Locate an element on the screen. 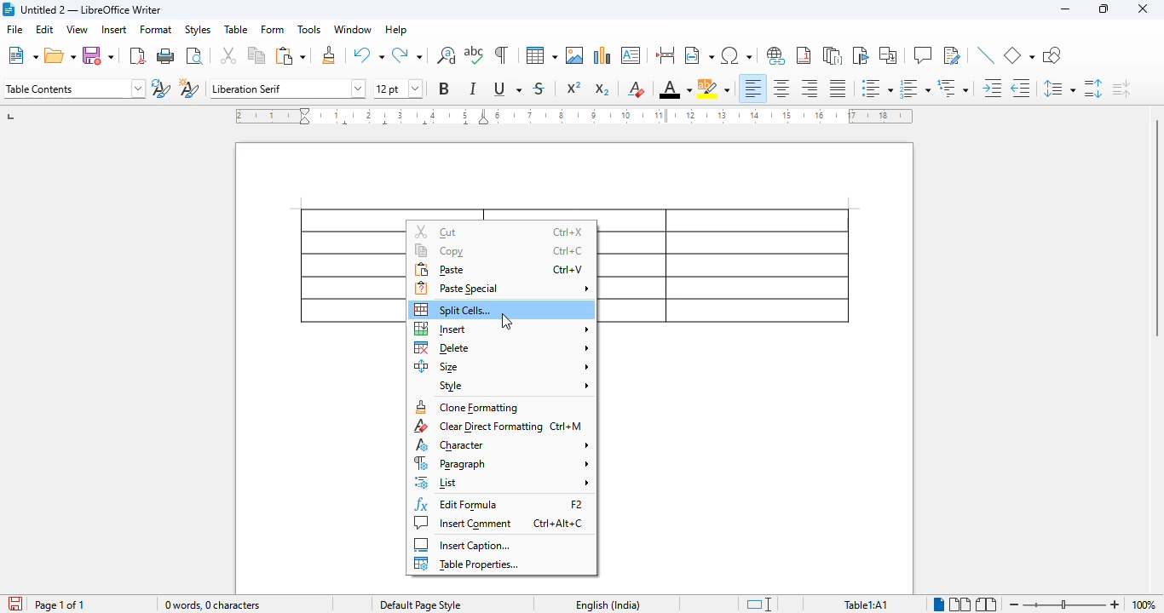 The width and height of the screenshot is (1164, 613). increase indent is located at coordinates (993, 88).